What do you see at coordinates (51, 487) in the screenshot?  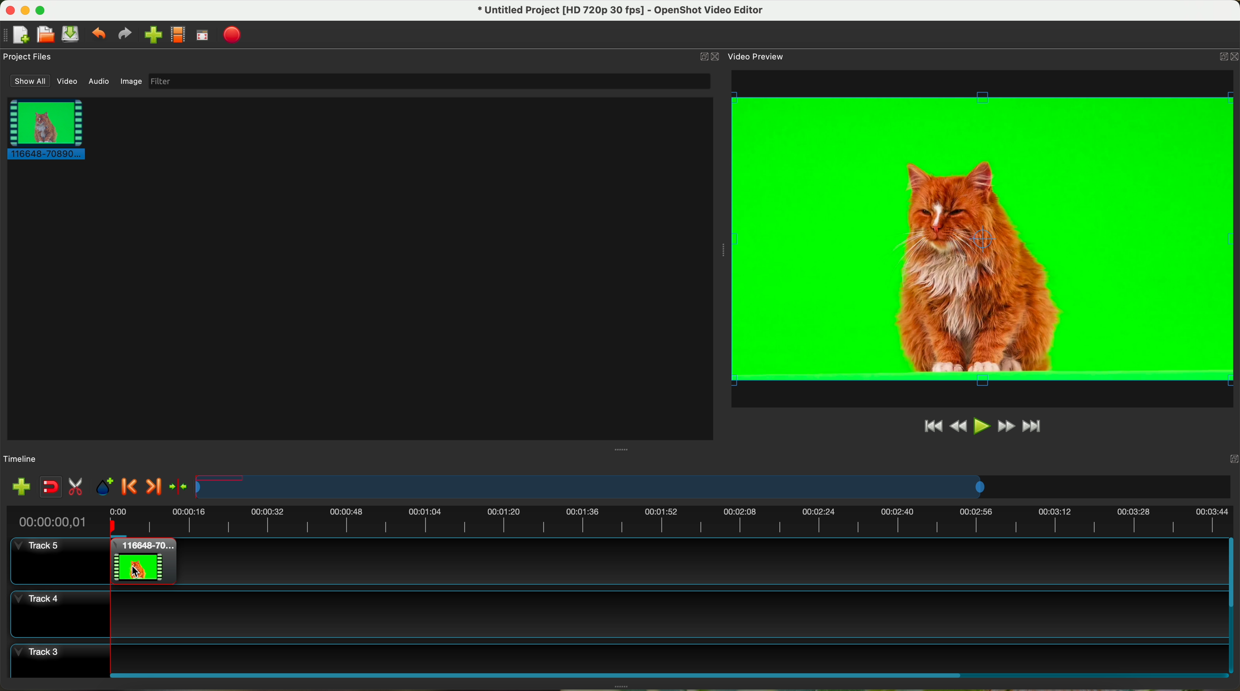 I see `disable snapping` at bounding box center [51, 487].